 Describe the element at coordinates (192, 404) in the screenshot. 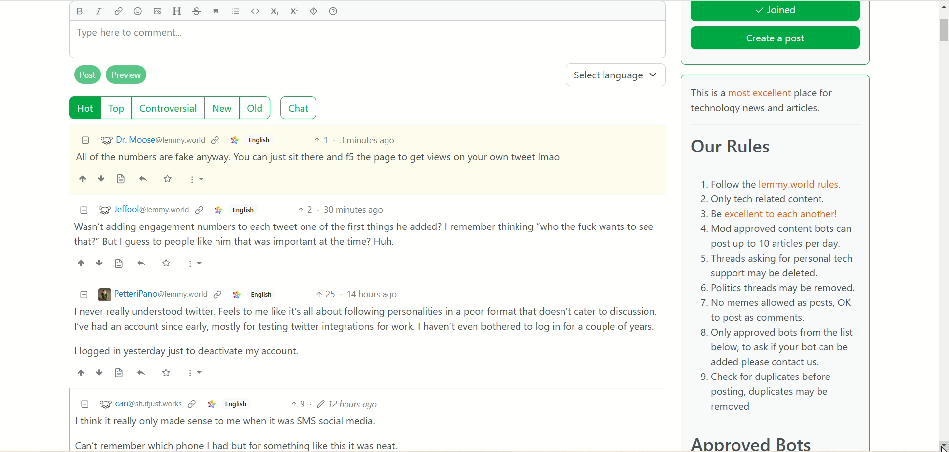

I see `Link` at that location.